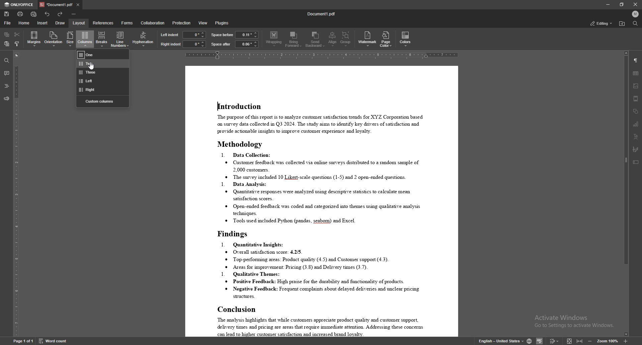 Image resolution: width=642 pixels, height=345 pixels. What do you see at coordinates (7, 73) in the screenshot?
I see `comments` at bounding box center [7, 73].